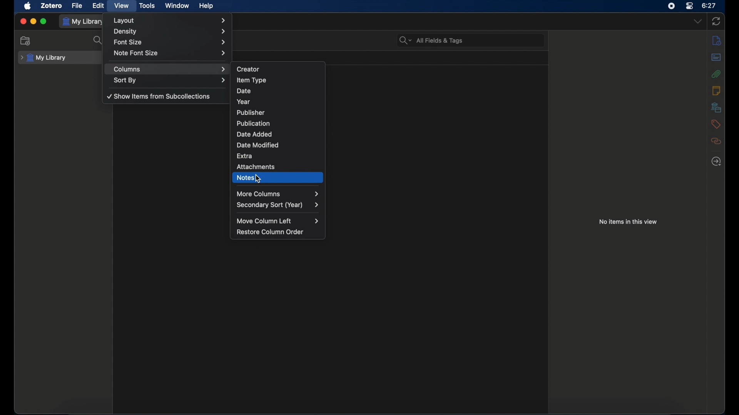 The width and height of the screenshot is (739, 415). Describe the element at coordinates (206, 6) in the screenshot. I see `help` at that location.